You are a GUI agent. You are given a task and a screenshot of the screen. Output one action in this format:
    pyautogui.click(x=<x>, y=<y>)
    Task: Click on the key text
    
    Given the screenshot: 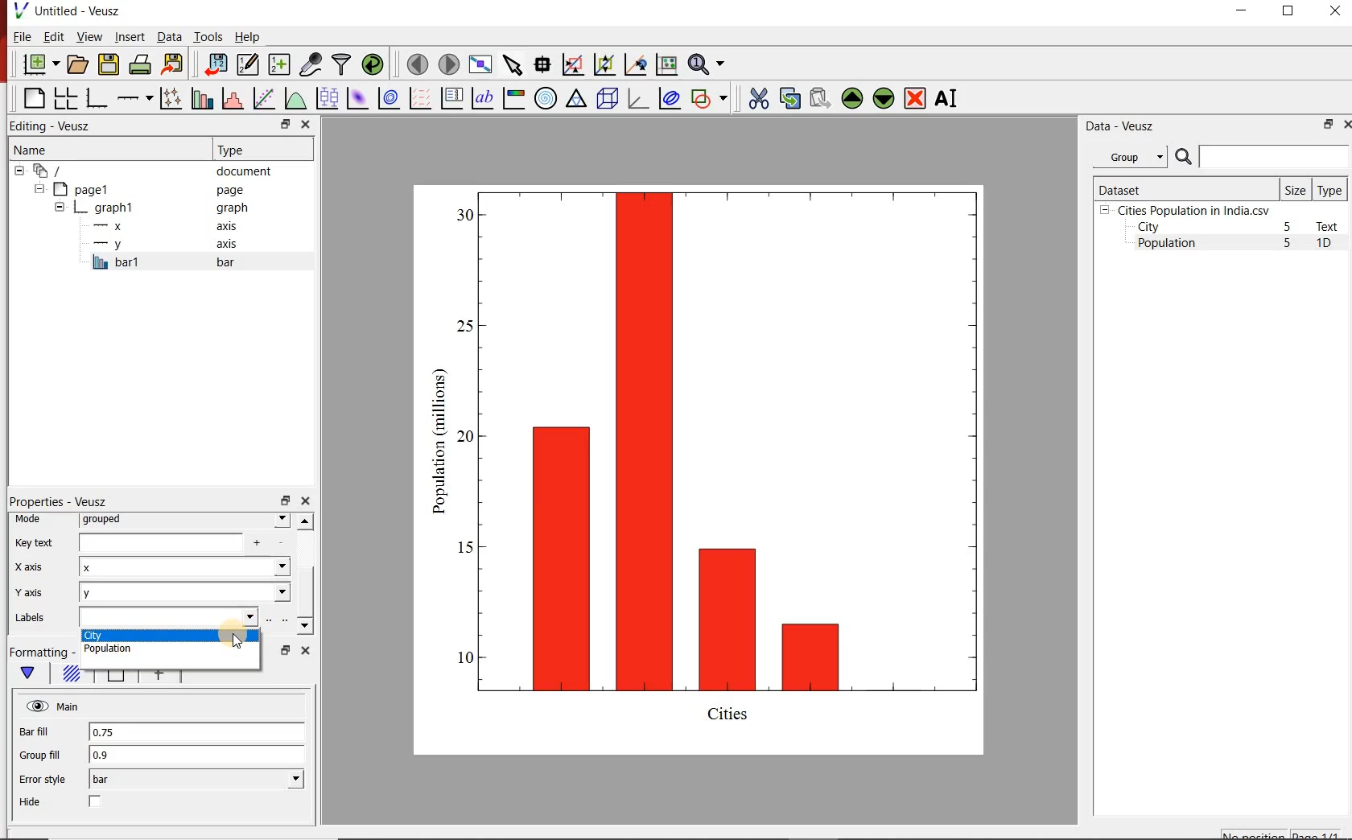 What is the action you would take?
    pyautogui.click(x=35, y=542)
    